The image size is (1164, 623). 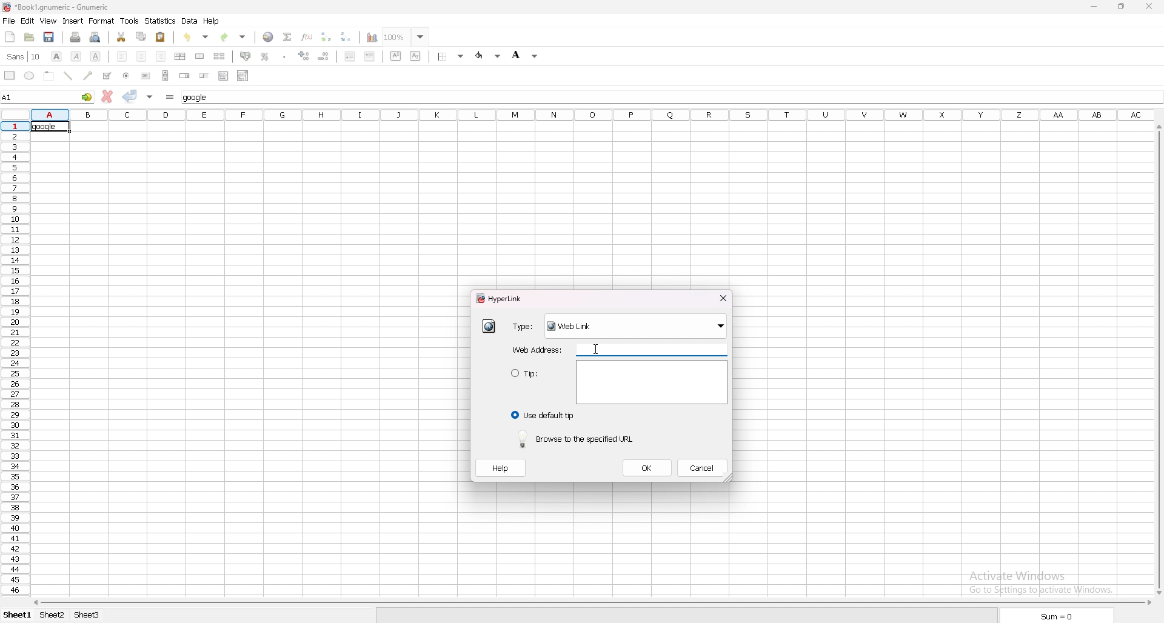 What do you see at coordinates (1036, 575) in the screenshot?
I see `Activate windows Go to settings to activate windows` at bounding box center [1036, 575].